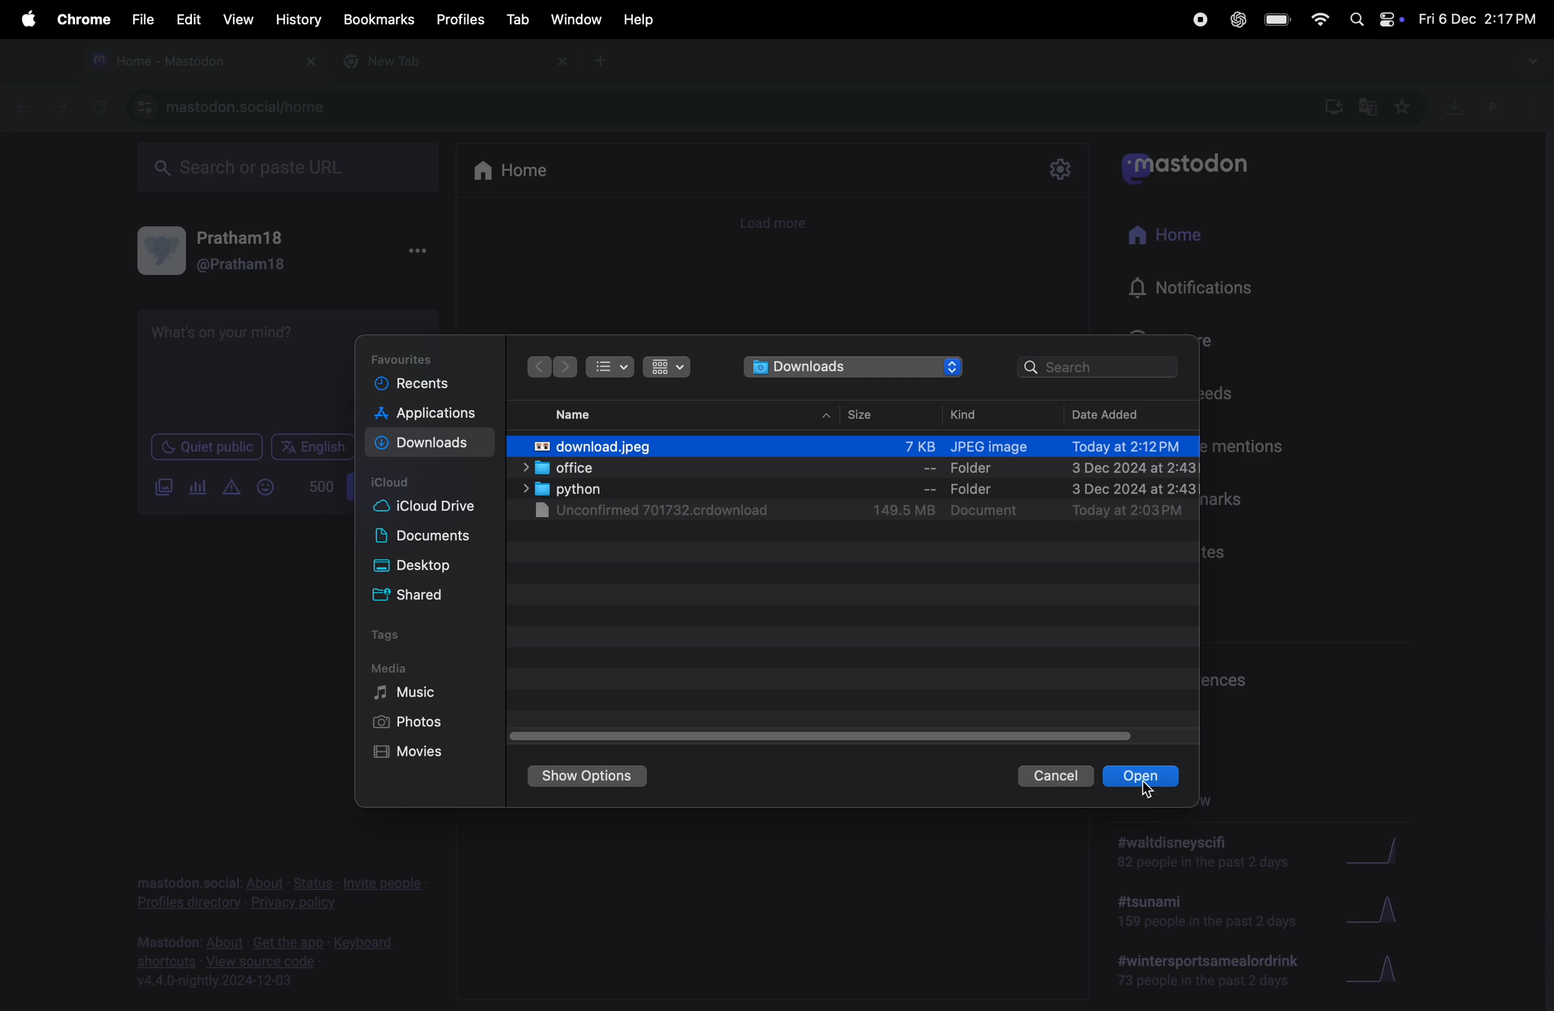 This screenshot has width=1554, height=1011. What do you see at coordinates (198, 59) in the screenshot?
I see `msatdon tab` at bounding box center [198, 59].